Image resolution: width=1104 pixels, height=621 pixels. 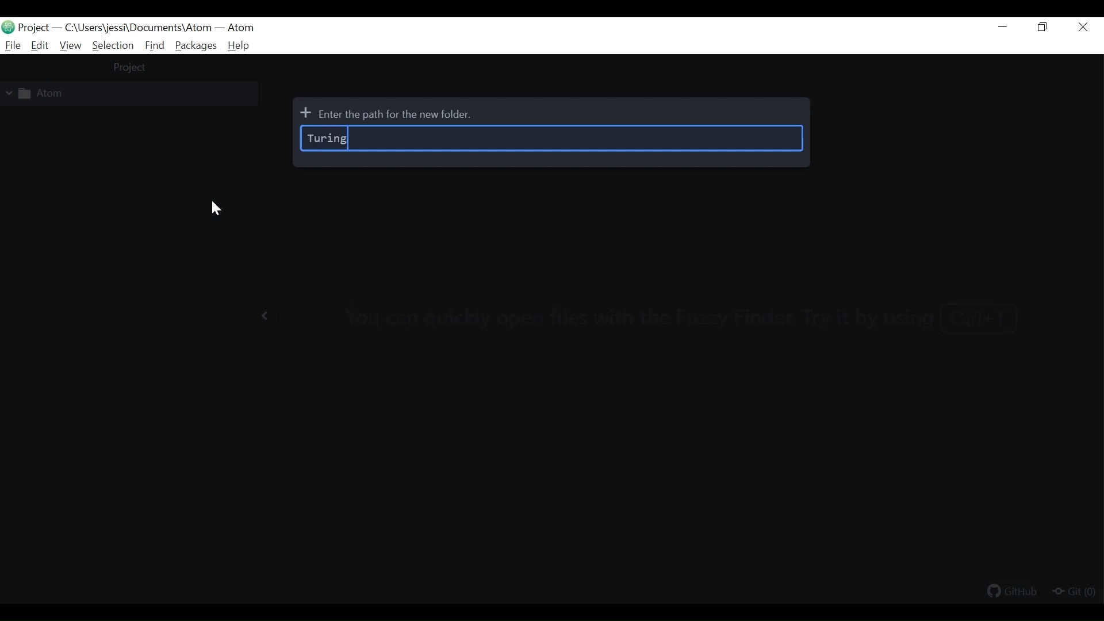 What do you see at coordinates (390, 114) in the screenshot?
I see `Enter the path for the new folder` at bounding box center [390, 114].